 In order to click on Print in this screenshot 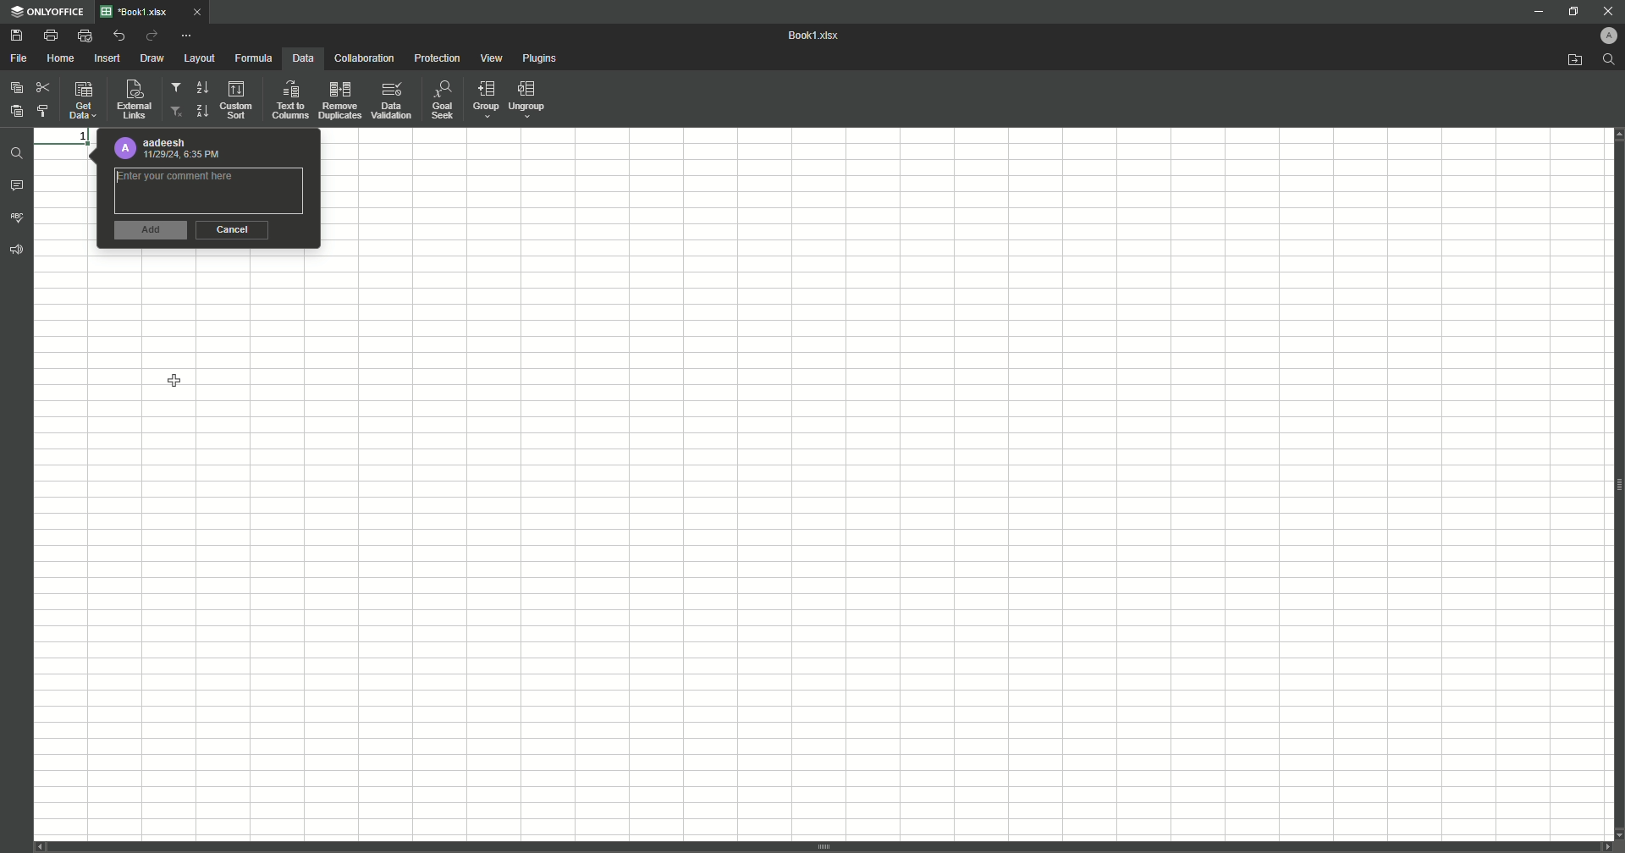, I will do `click(50, 36)`.